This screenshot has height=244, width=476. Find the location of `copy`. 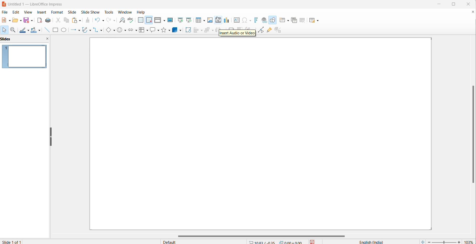

copy is located at coordinates (66, 21).